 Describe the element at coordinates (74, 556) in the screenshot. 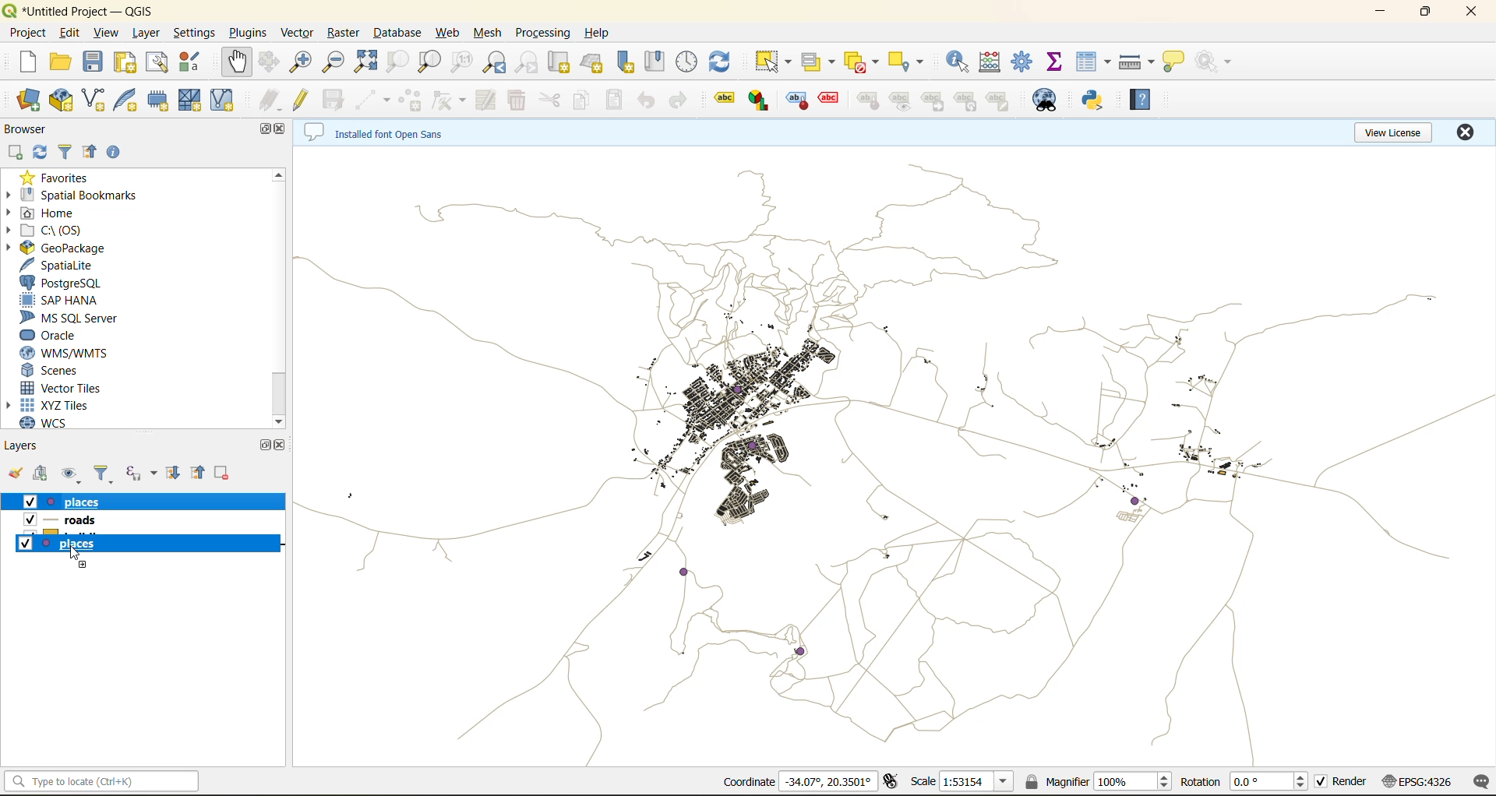

I see `cursor` at that location.